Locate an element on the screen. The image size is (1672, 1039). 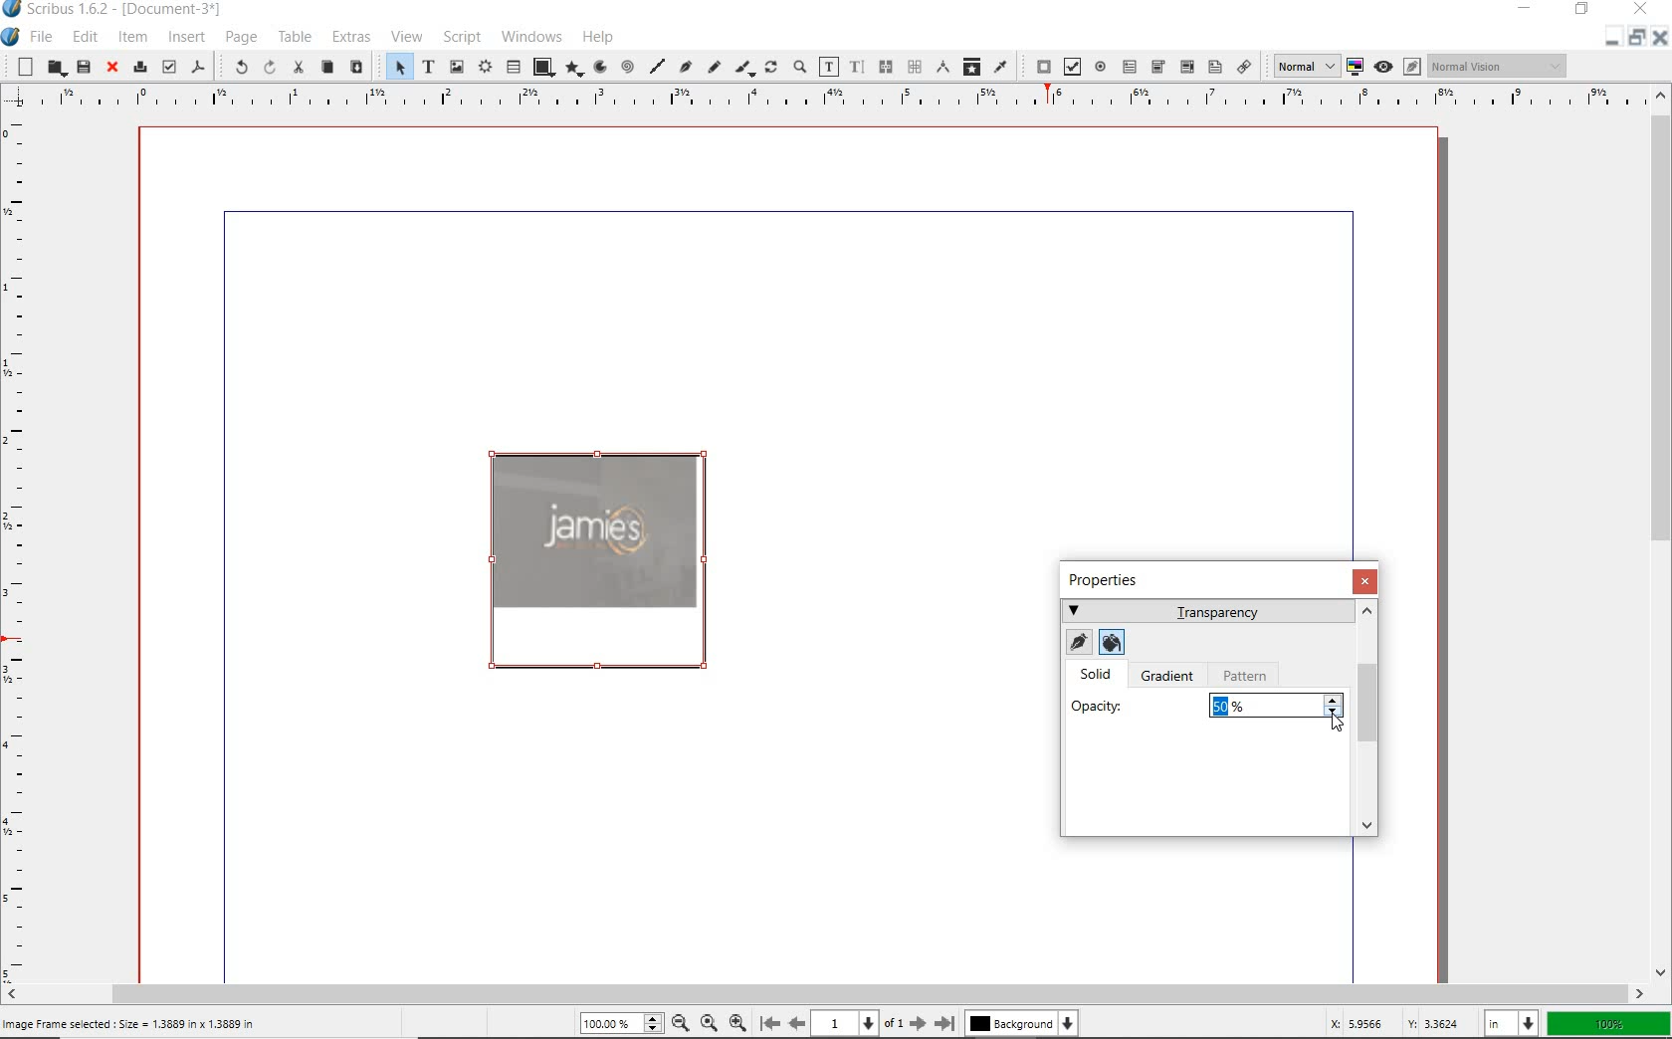
mouse pointer is located at coordinates (1336, 720).